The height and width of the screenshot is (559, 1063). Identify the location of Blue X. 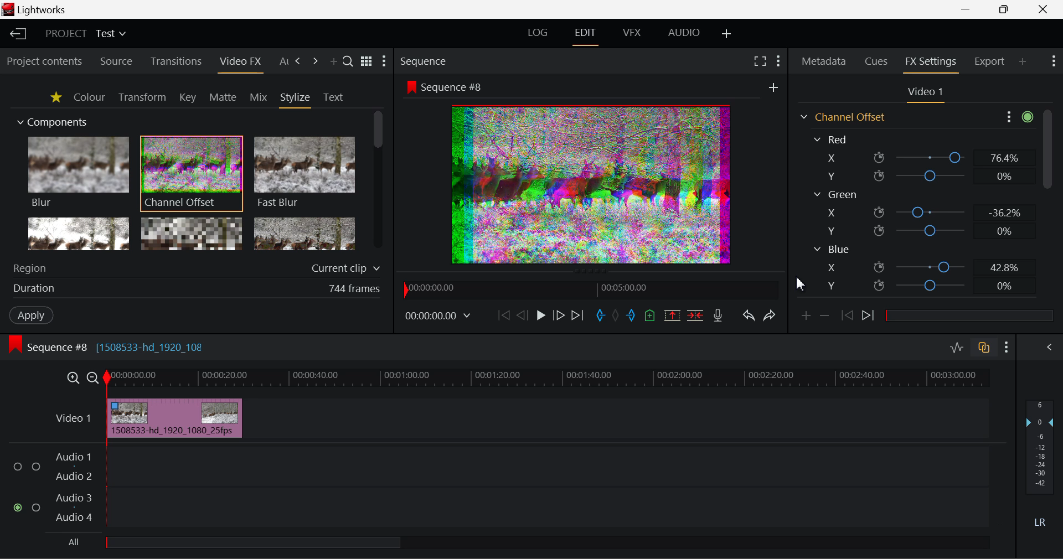
(923, 266).